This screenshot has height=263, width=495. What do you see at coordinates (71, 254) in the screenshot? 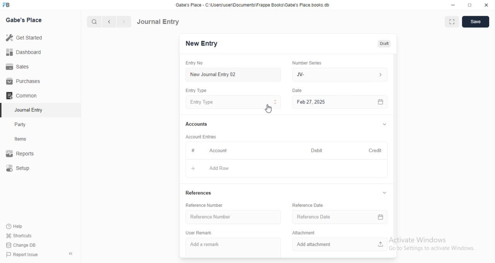
I see `Collapse` at bounding box center [71, 254].